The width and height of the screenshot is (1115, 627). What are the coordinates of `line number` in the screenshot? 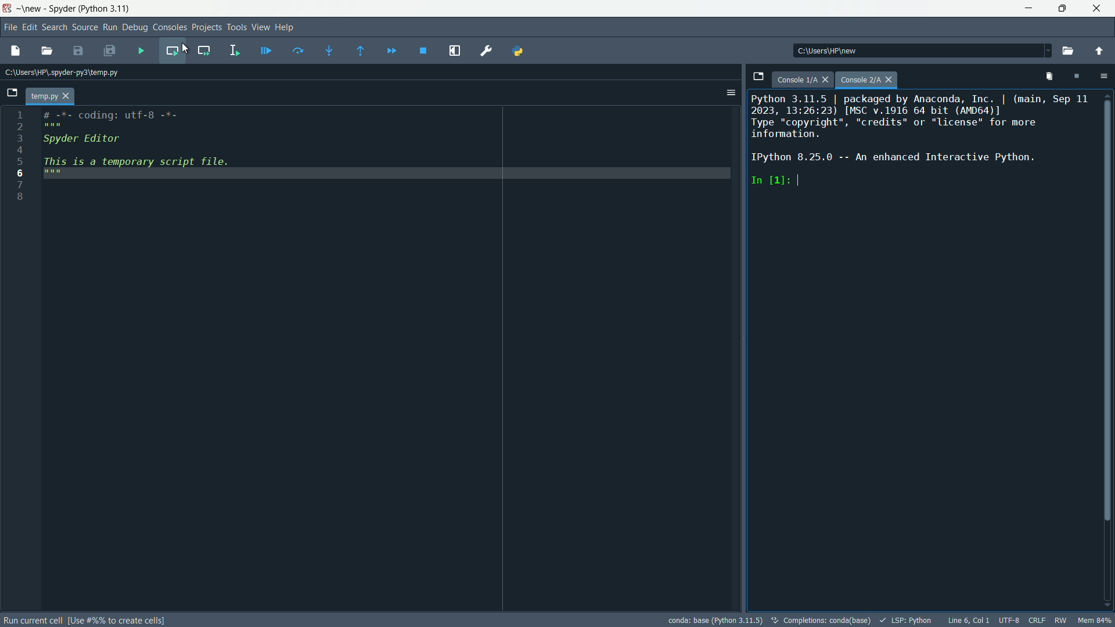 It's located at (17, 154).